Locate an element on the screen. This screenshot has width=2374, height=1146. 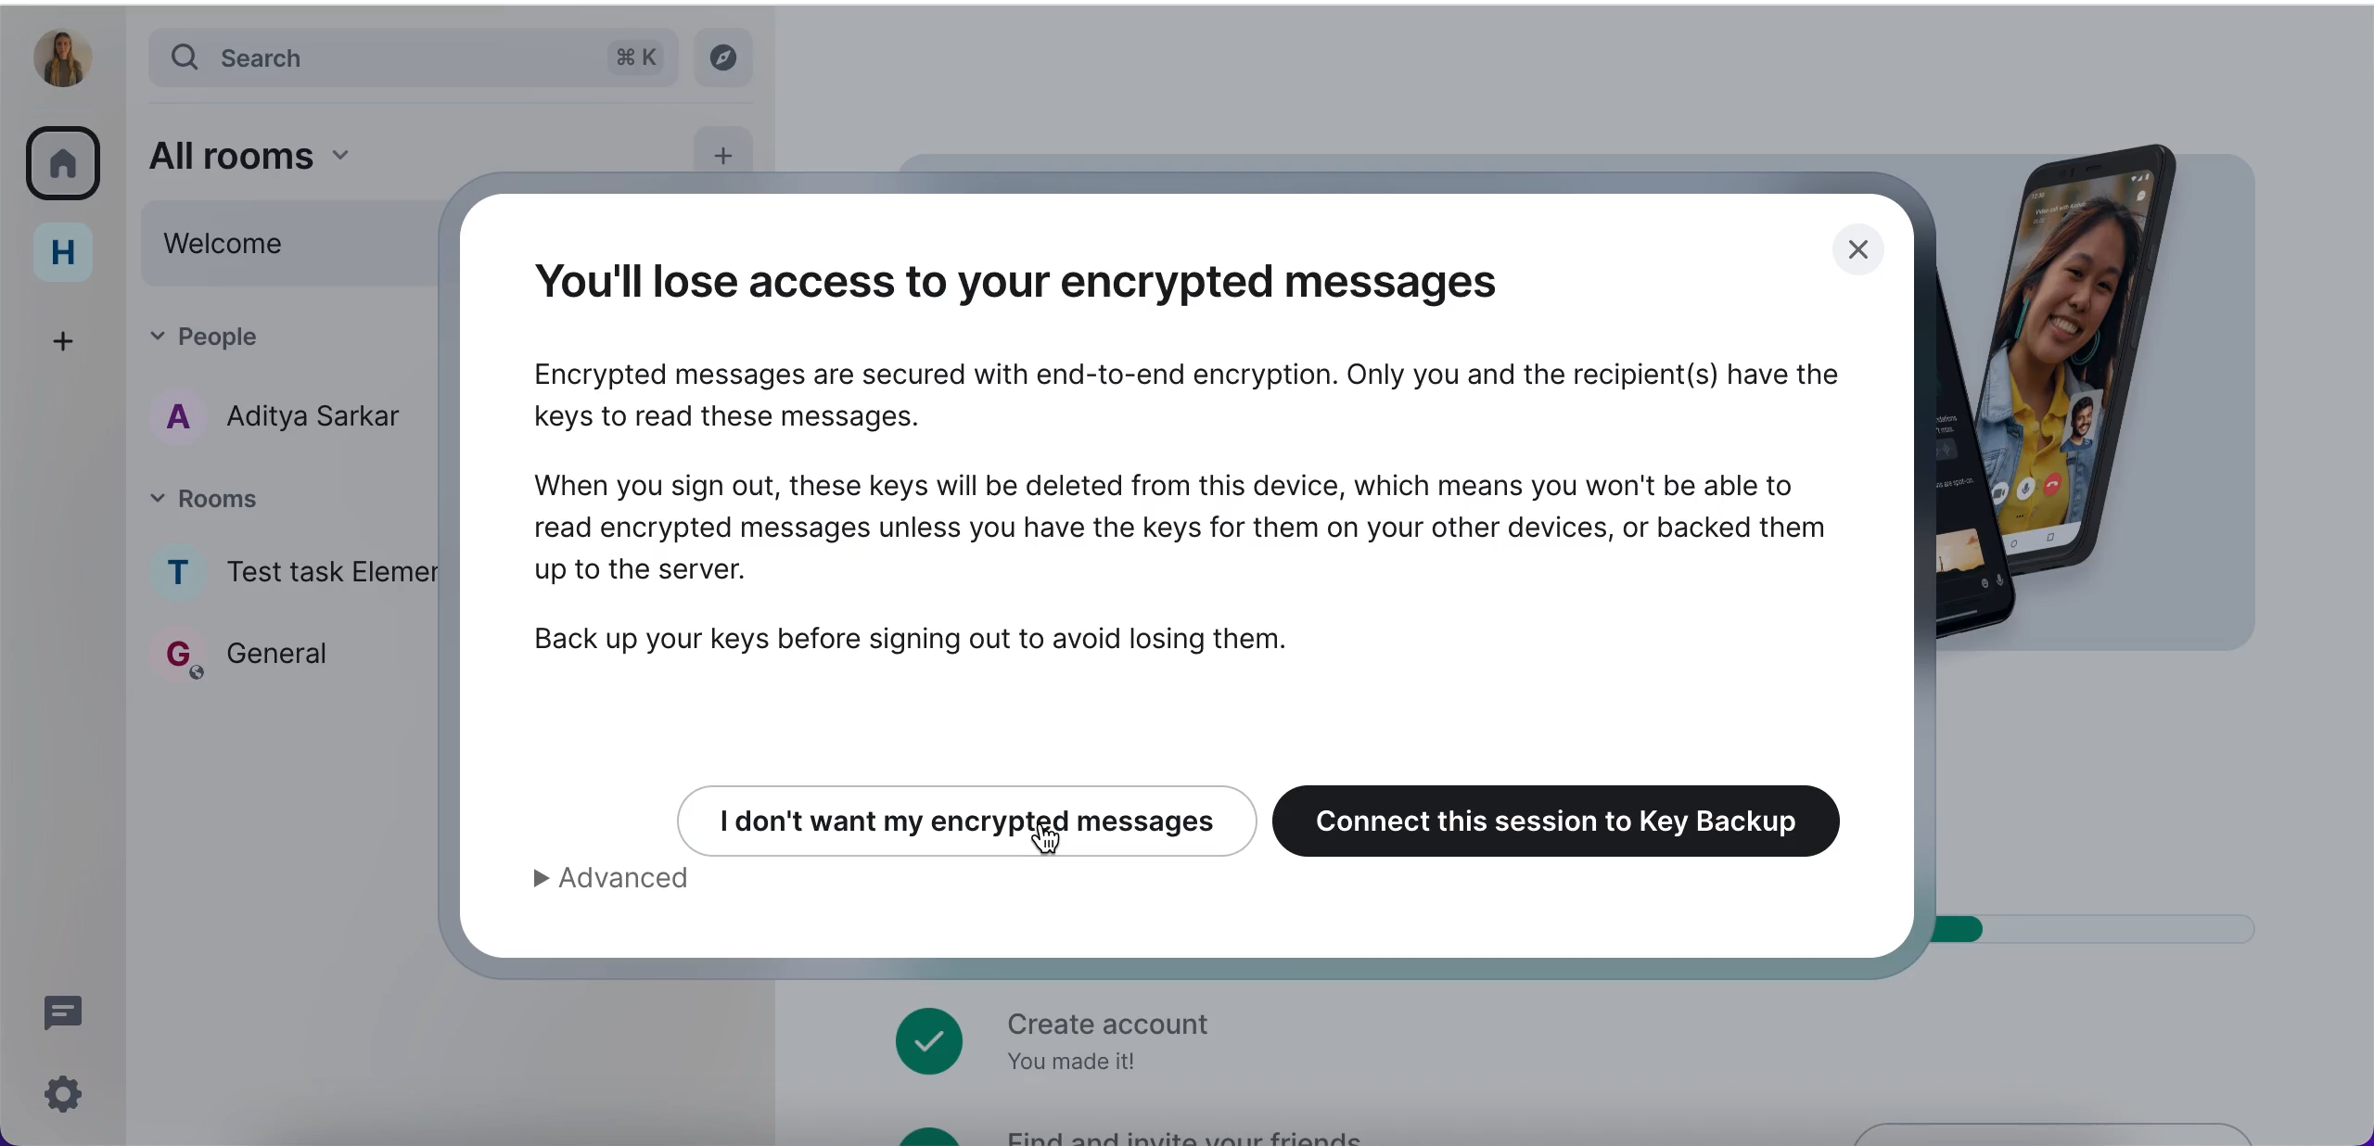
a aditya sarkar is located at coordinates (279, 419).